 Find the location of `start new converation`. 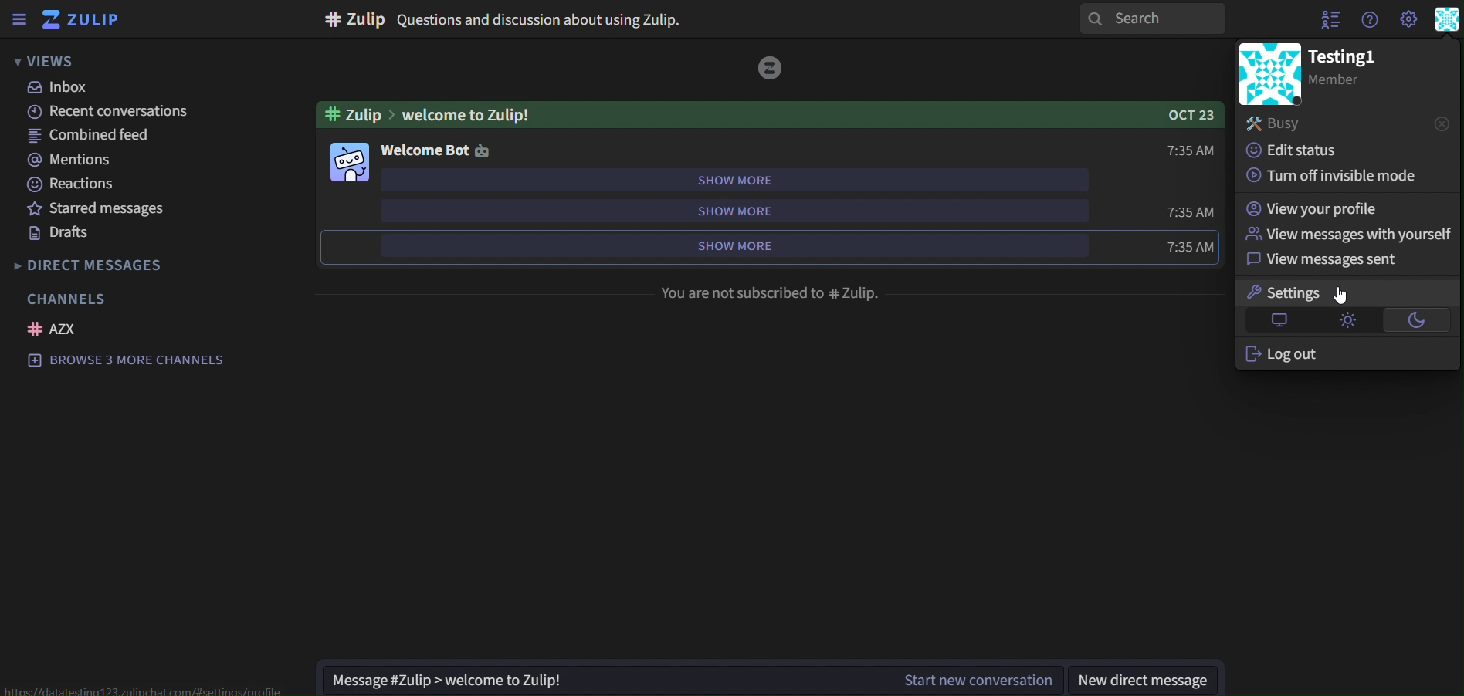

start new converation is located at coordinates (976, 677).